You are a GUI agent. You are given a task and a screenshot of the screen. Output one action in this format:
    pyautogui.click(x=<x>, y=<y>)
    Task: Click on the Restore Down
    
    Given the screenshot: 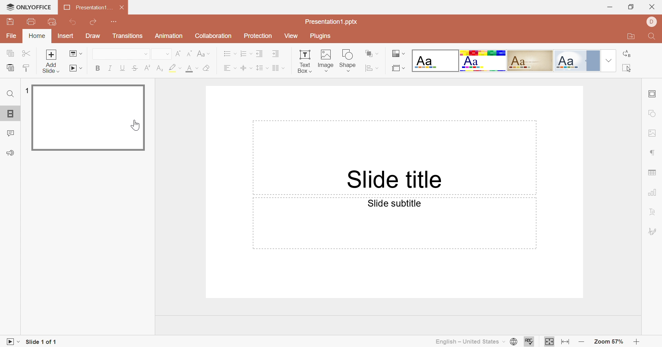 What is the action you would take?
    pyautogui.click(x=632, y=7)
    